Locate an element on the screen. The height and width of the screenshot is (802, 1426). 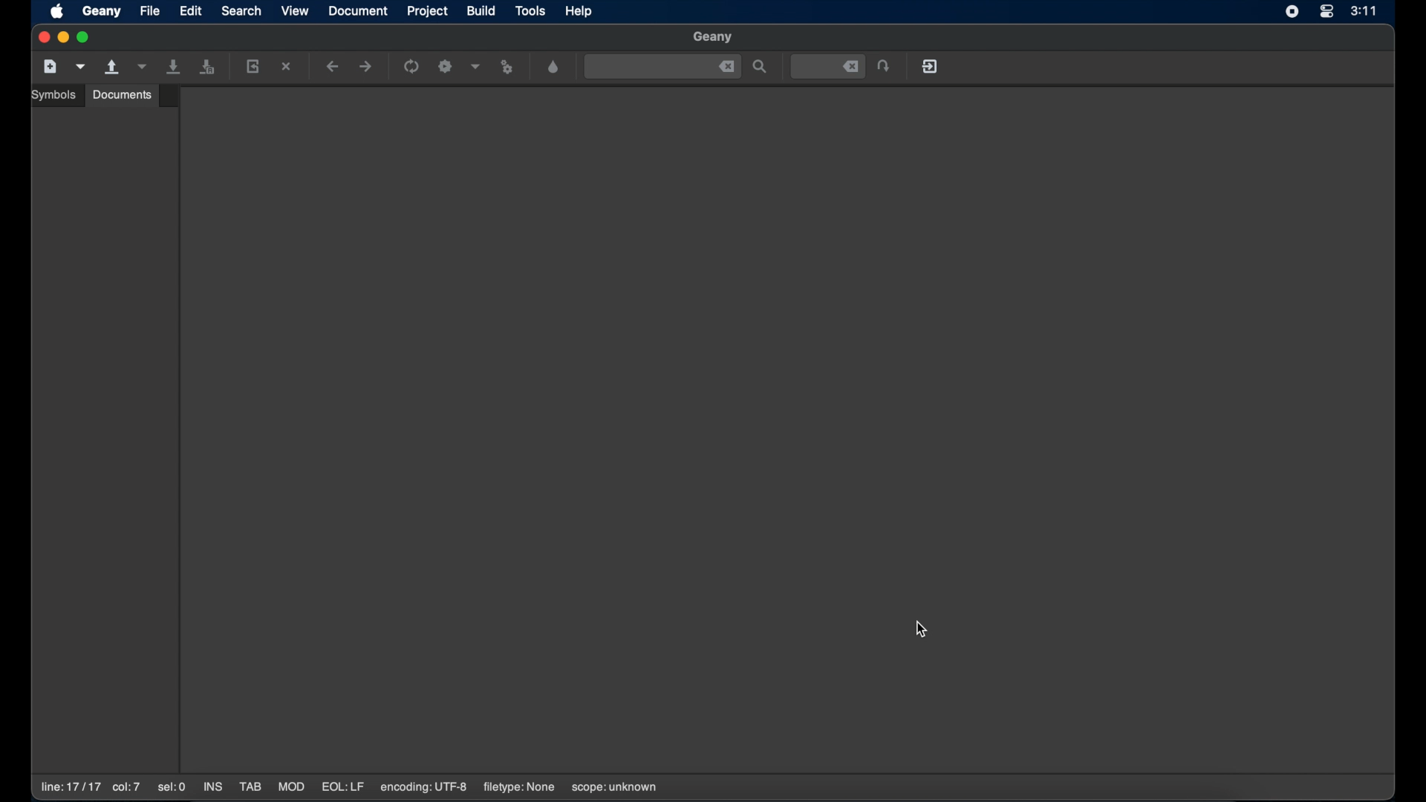
symbols is located at coordinates (56, 95).